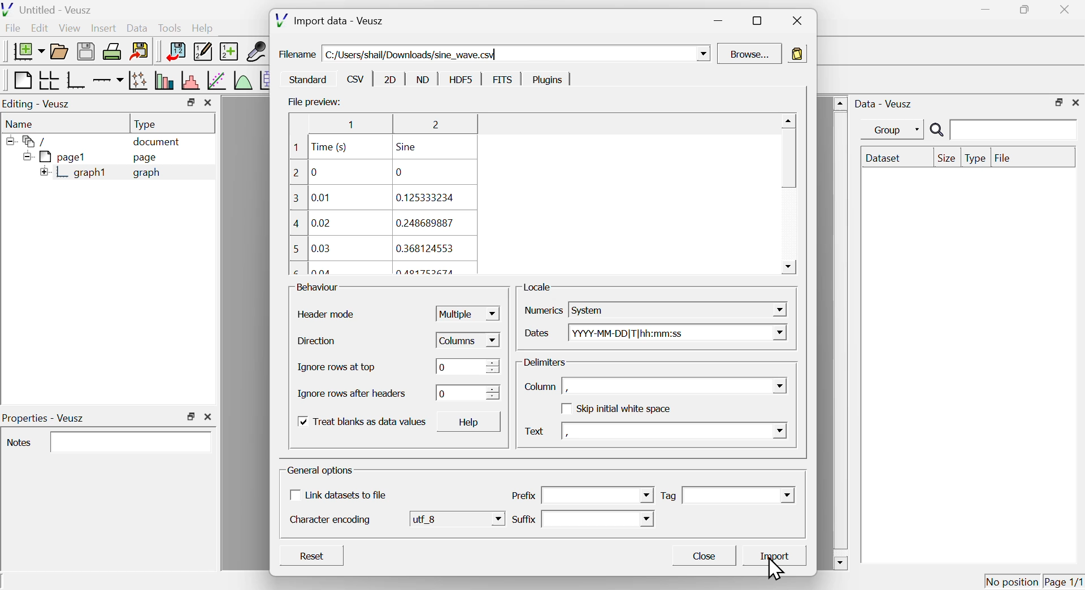  Describe the element at coordinates (211, 416) in the screenshot. I see `close` at that location.